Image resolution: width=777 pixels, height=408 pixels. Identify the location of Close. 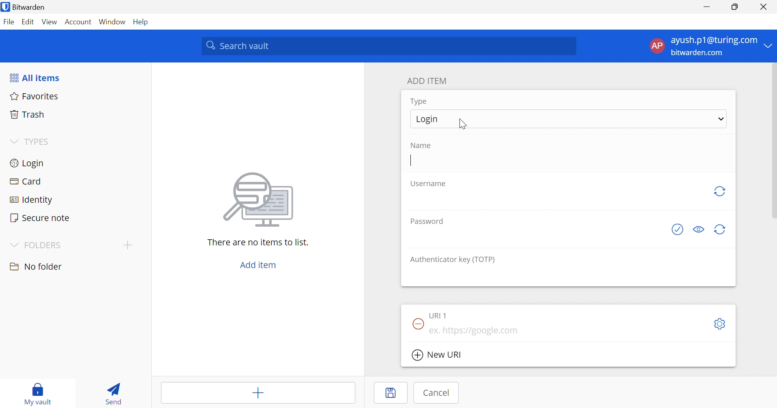
(763, 7).